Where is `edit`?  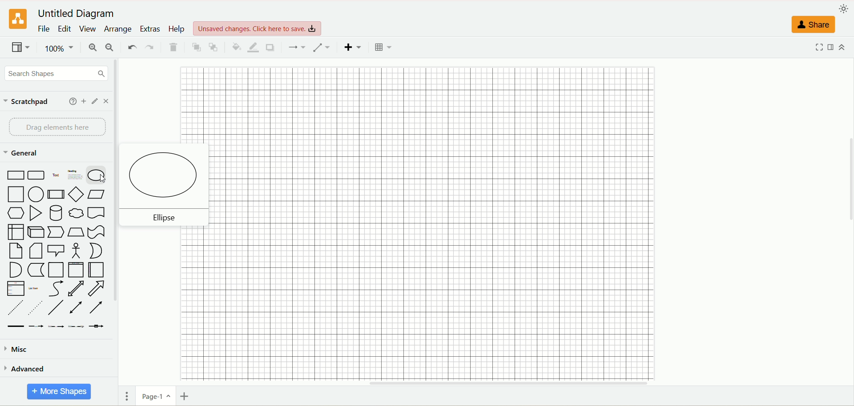 edit is located at coordinates (66, 29).